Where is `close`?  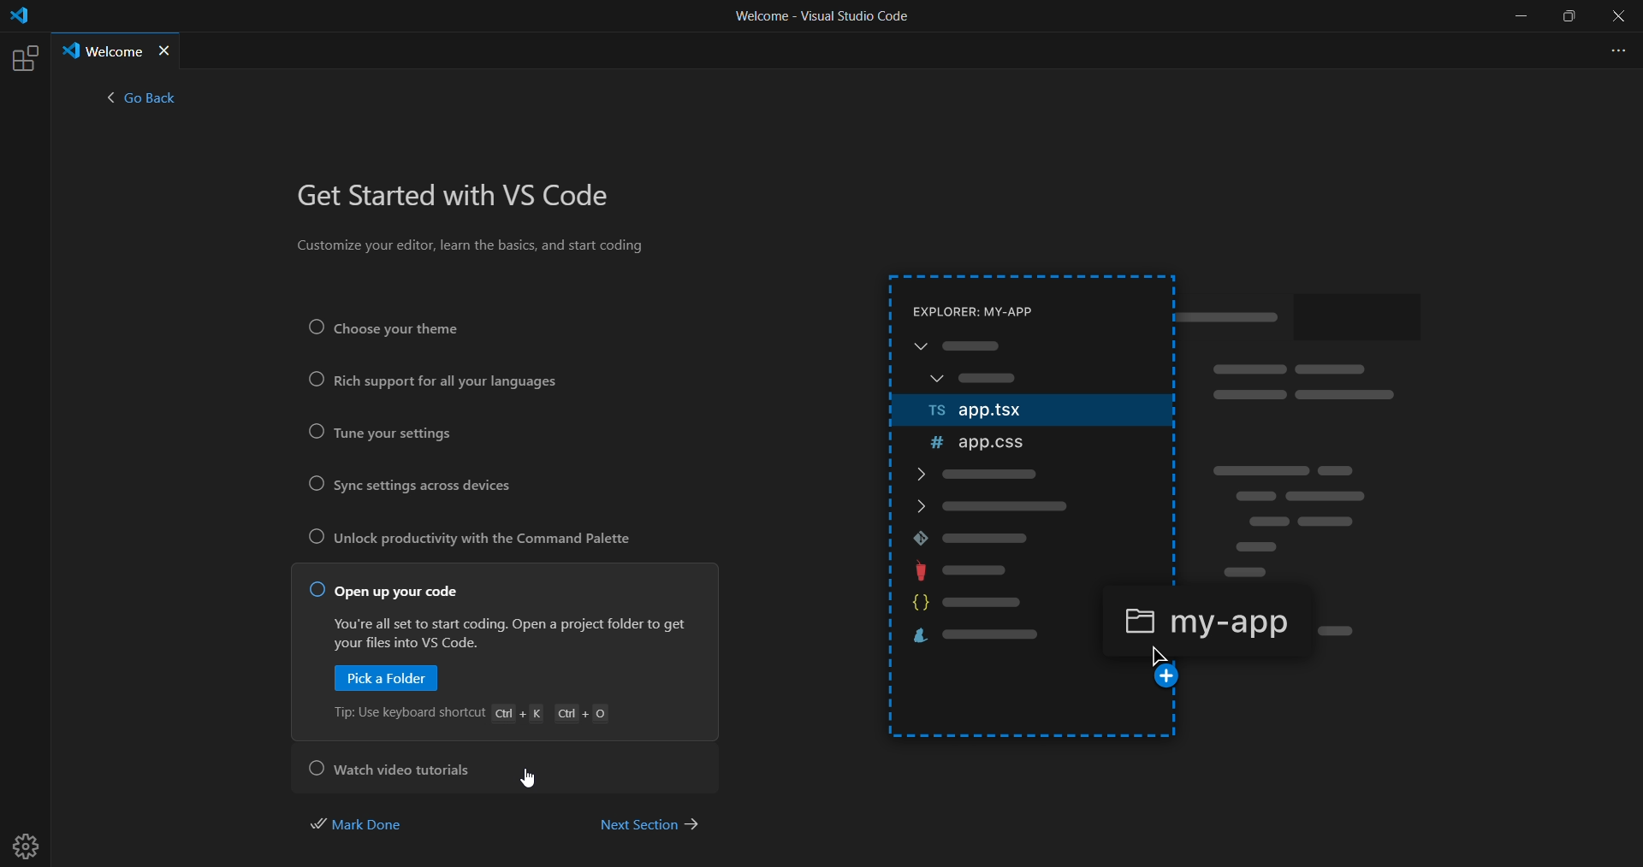 close is located at coordinates (1619, 17).